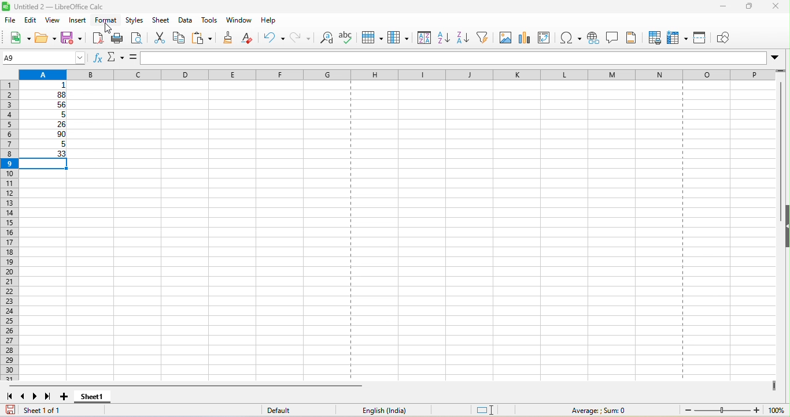 The height and width of the screenshot is (417, 790). I want to click on 90, so click(45, 135).